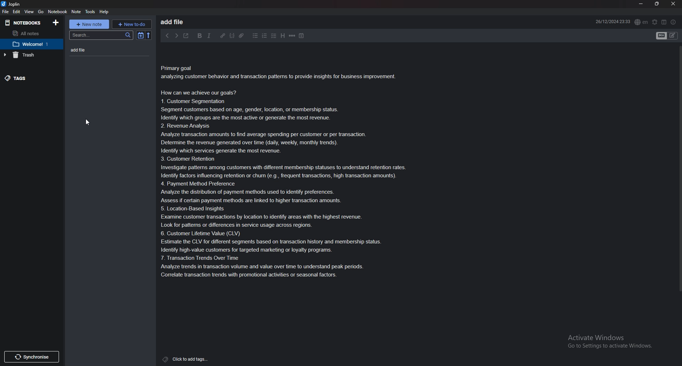 The height and width of the screenshot is (366, 682). I want to click on Minimize, so click(642, 3).